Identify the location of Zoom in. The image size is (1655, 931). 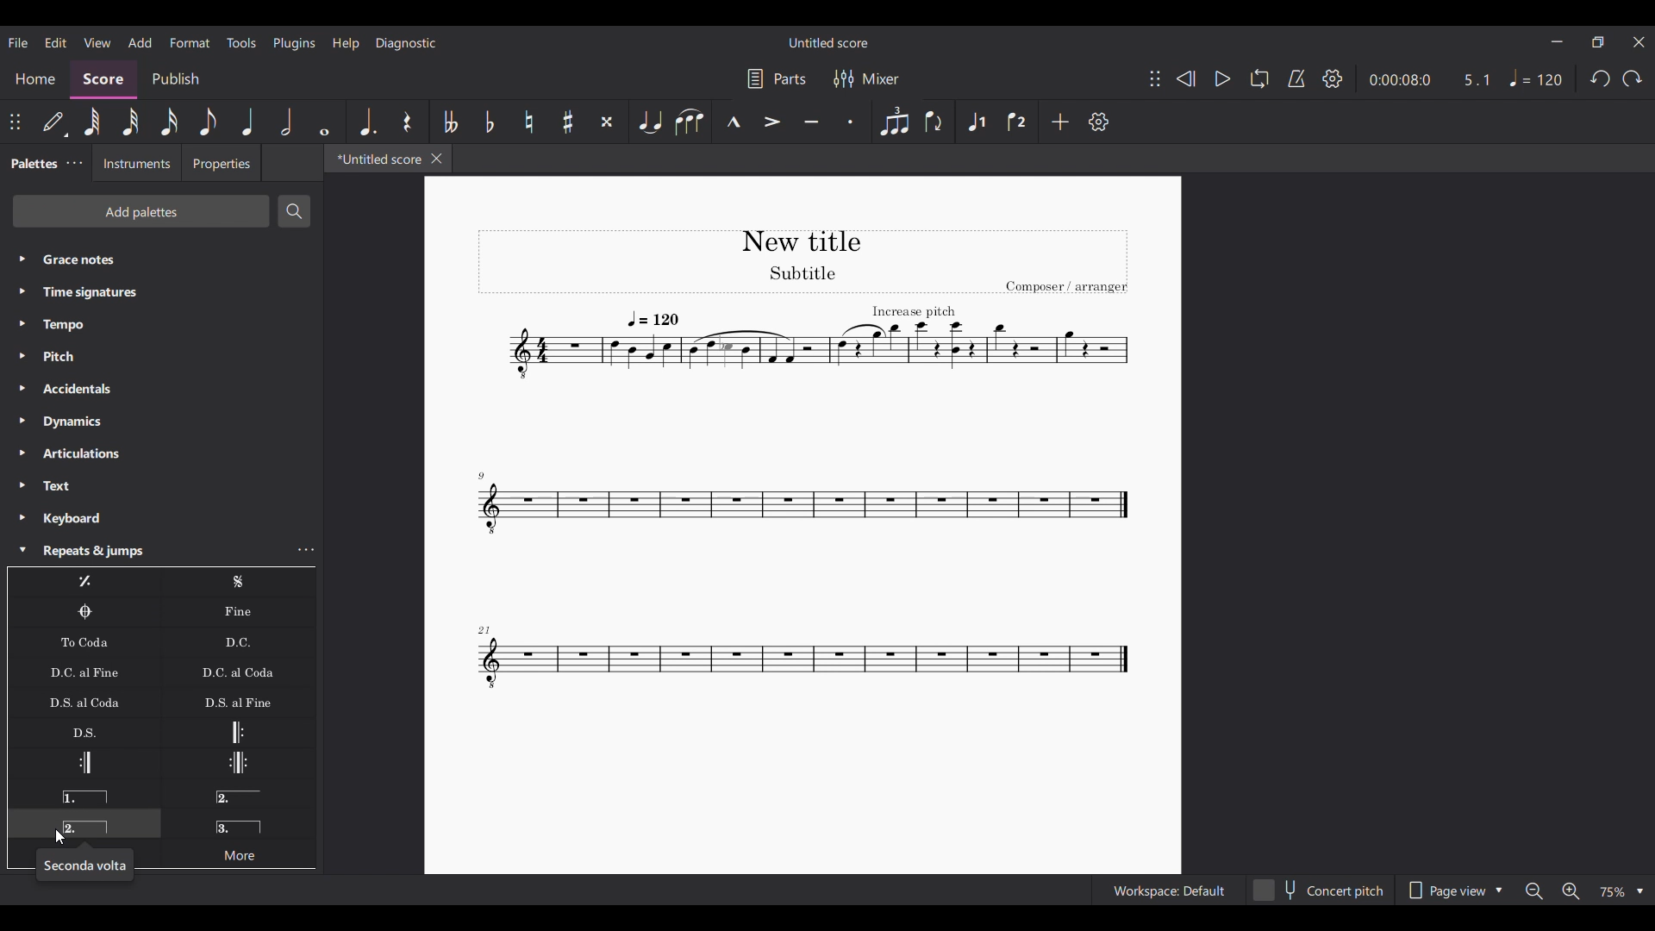
(1571, 890).